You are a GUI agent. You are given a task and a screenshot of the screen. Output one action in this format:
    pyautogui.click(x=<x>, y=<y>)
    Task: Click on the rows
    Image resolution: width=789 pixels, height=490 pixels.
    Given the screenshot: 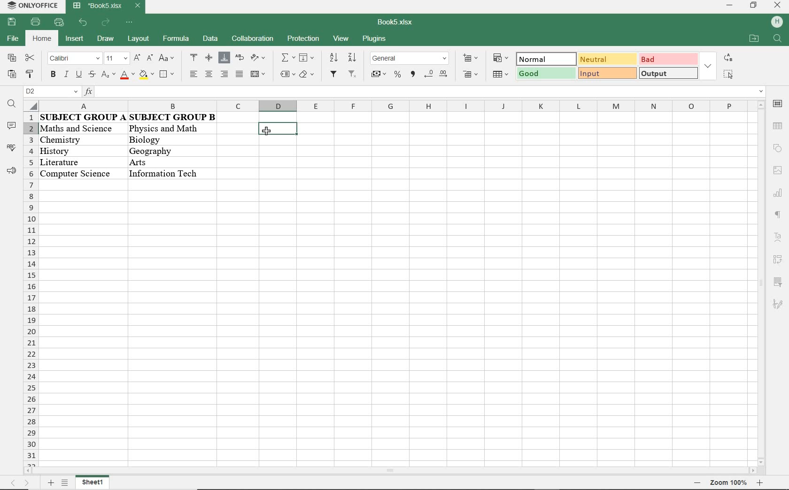 What is the action you would take?
    pyautogui.click(x=30, y=290)
    